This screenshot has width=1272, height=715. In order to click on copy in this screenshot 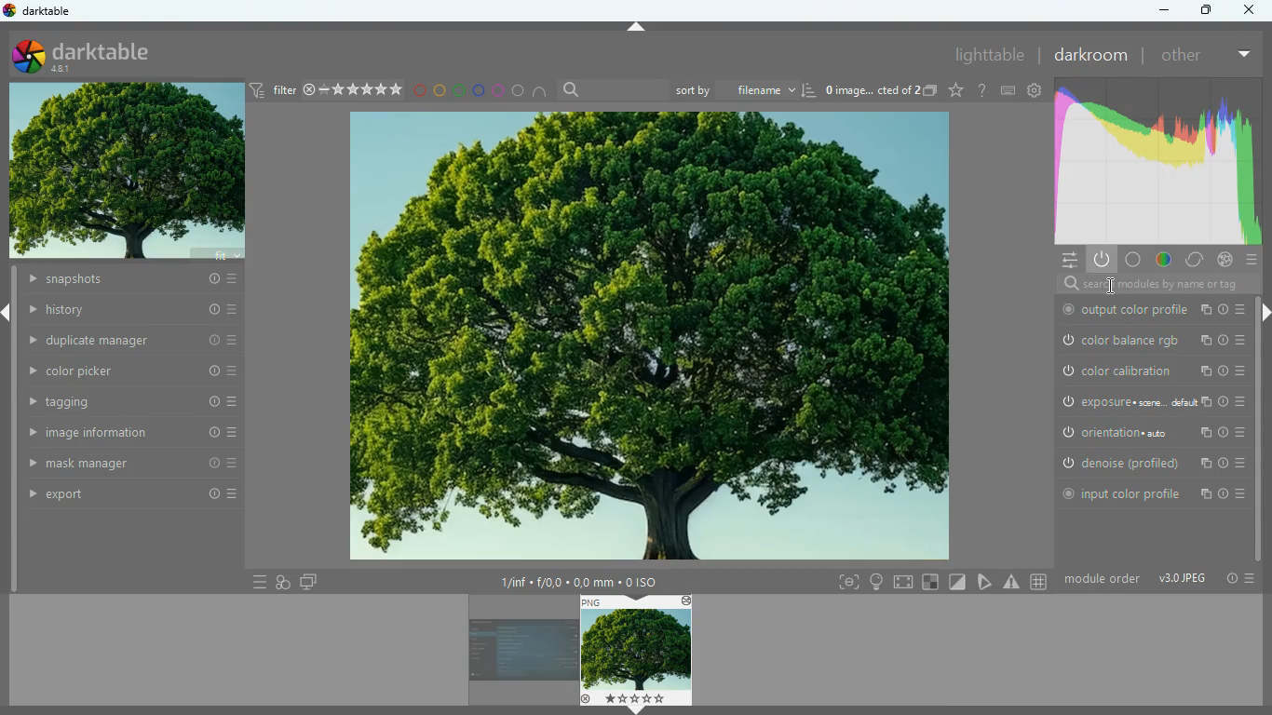, I will do `click(930, 91)`.